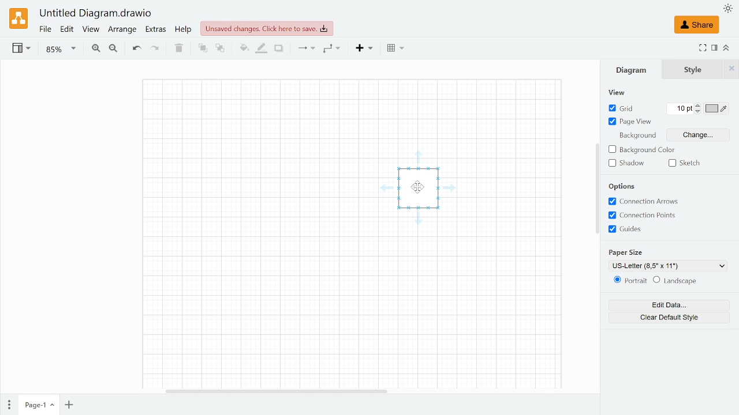 This screenshot has height=415, width=739. What do you see at coordinates (696, 25) in the screenshot?
I see `Share` at bounding box center [696, 25].